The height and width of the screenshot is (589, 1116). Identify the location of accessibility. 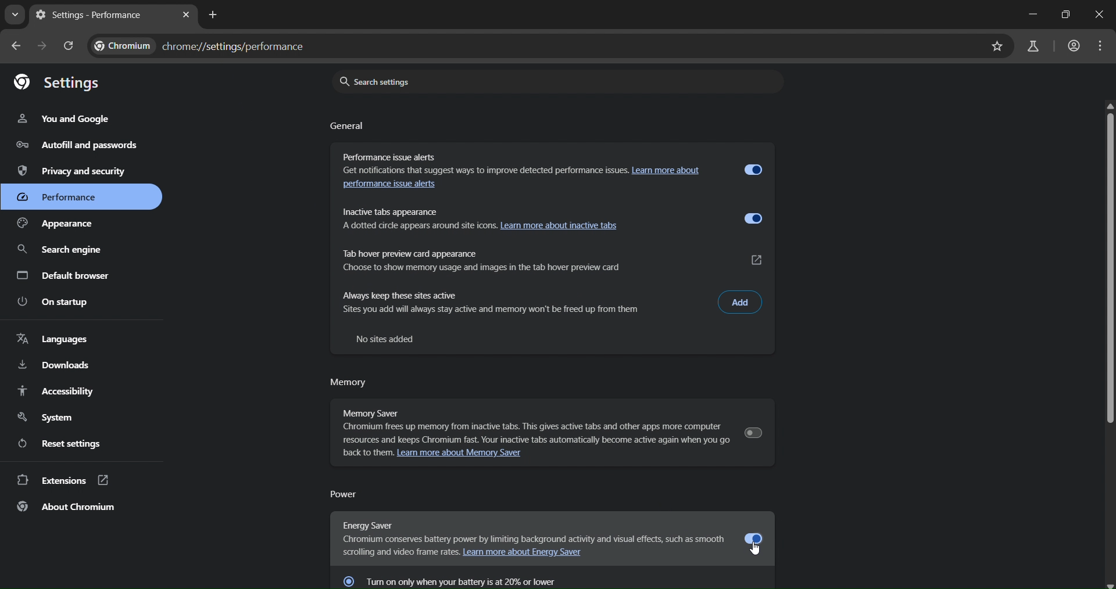
(56, 391).